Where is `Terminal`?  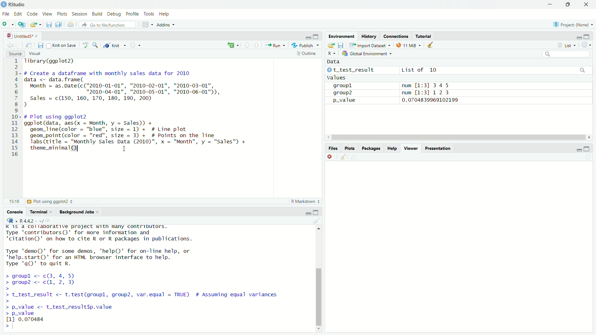 Terminal is located at coordinates (40, 211).